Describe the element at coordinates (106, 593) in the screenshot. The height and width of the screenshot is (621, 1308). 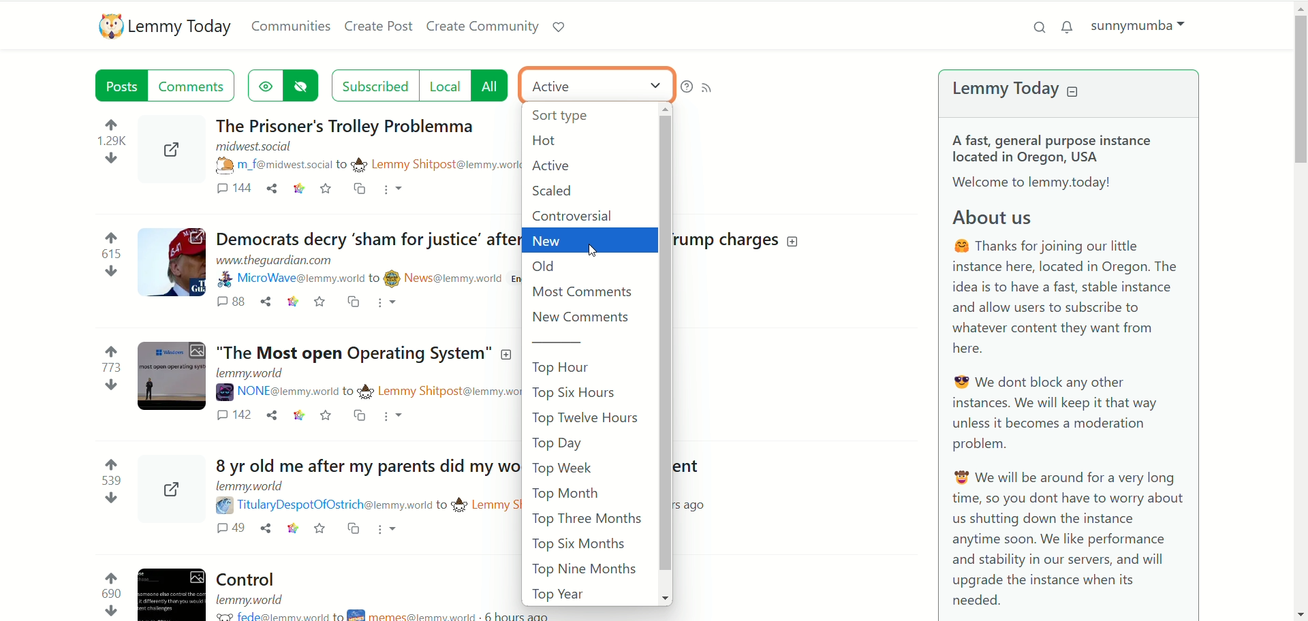
I see `votes` at that location.